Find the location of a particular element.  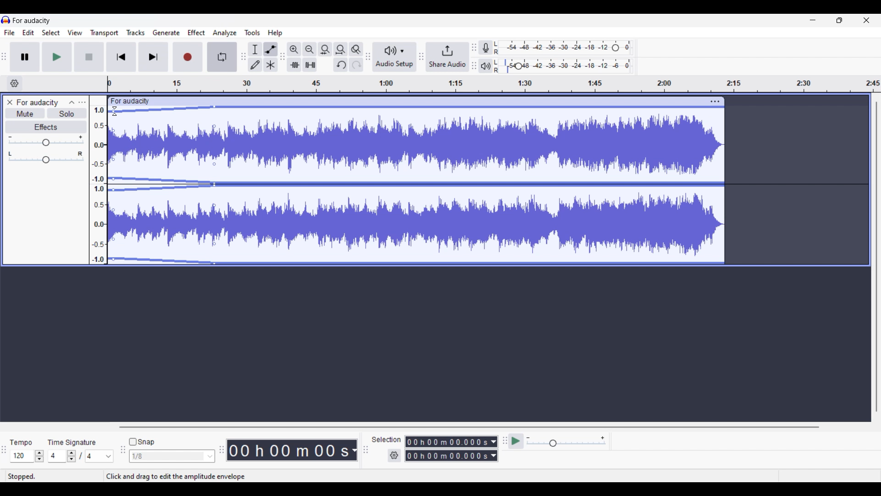

Fit project to width is located at coordinates (341, 49).